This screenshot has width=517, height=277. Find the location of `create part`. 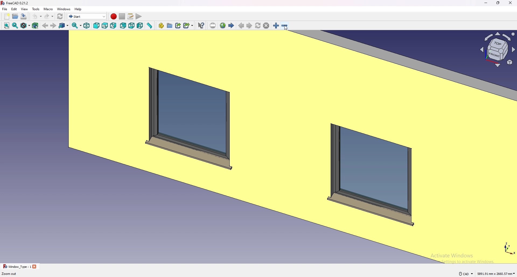

create part is located at coordinates (161, 26).